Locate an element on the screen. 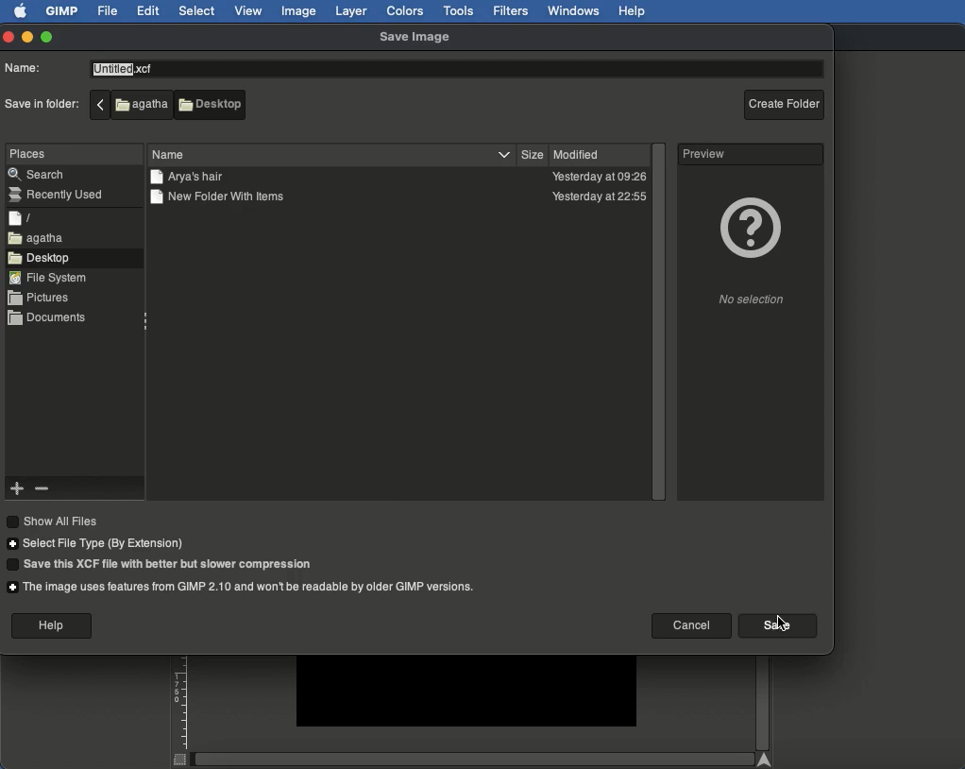 The width and height of the screenshot is (965, 769). scale is located at coordinates (180, 711).